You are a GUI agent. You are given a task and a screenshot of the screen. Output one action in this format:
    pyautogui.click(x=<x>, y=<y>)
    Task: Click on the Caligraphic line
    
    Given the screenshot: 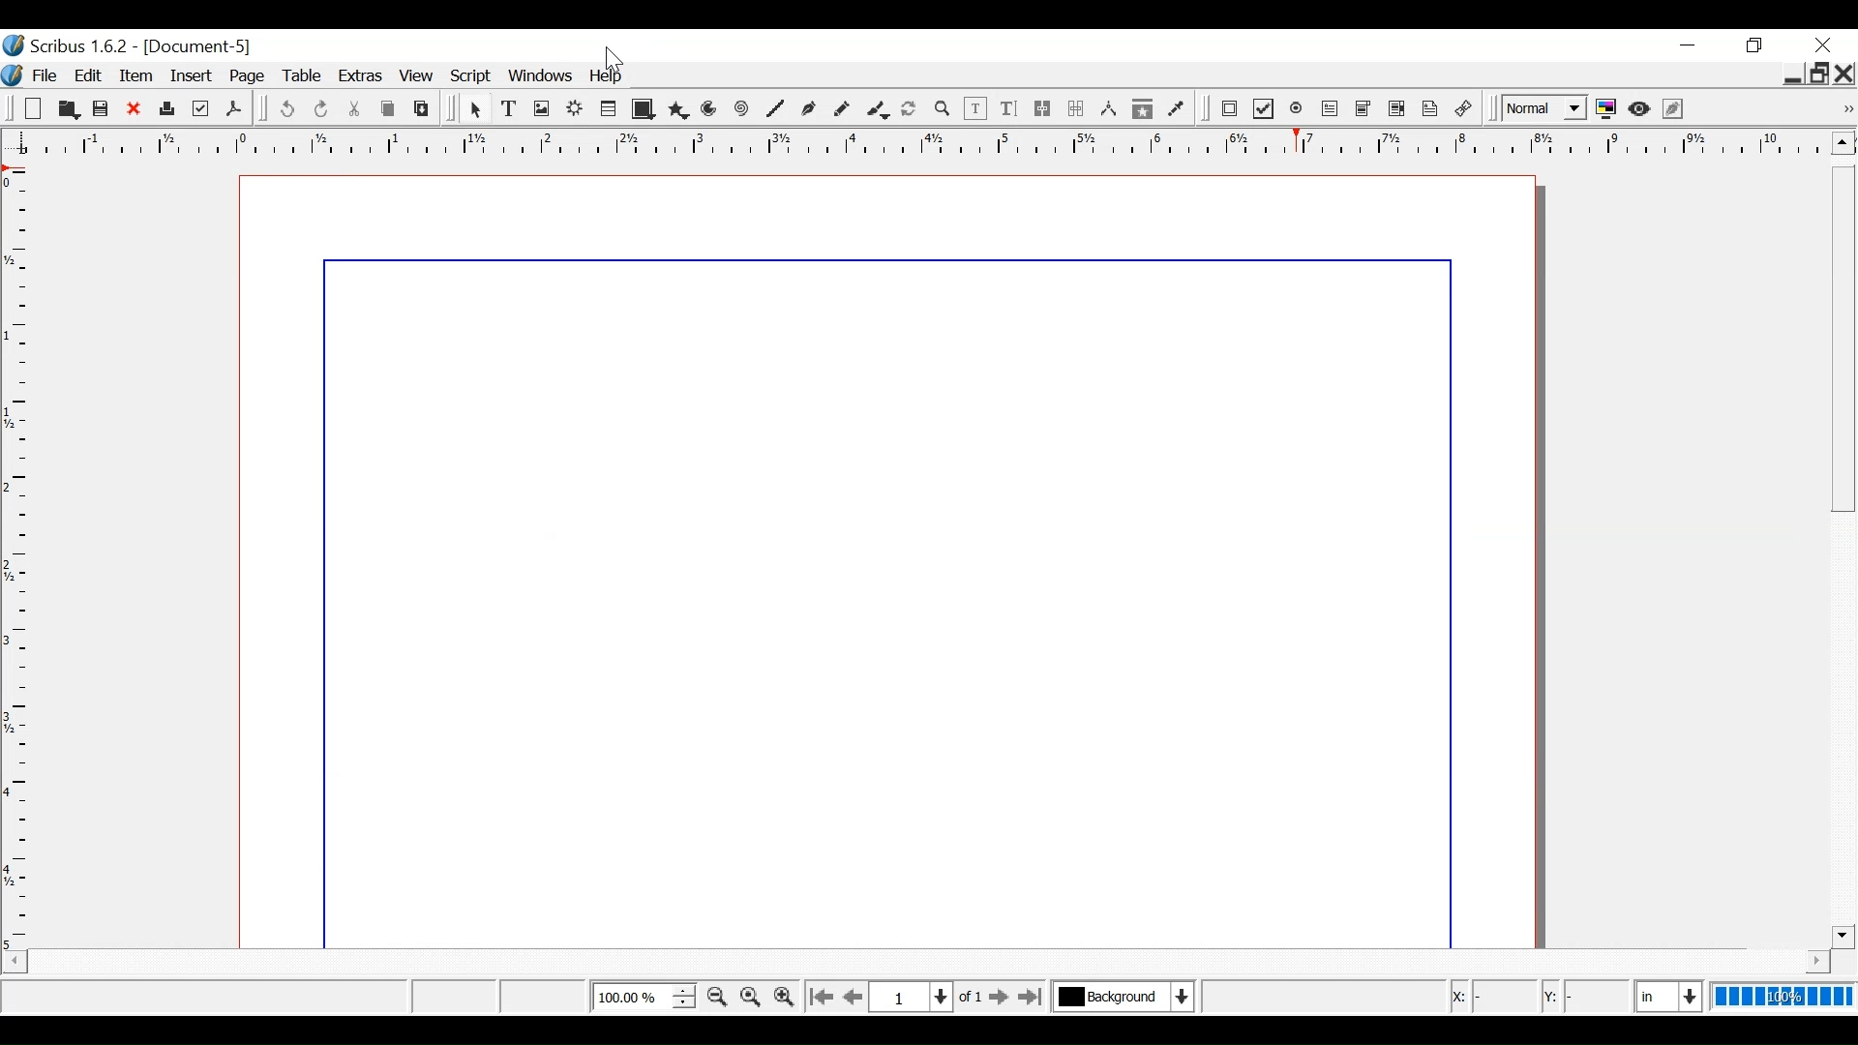 What is the action you would take?
    pyautogui.click(x=875, y=109)
    